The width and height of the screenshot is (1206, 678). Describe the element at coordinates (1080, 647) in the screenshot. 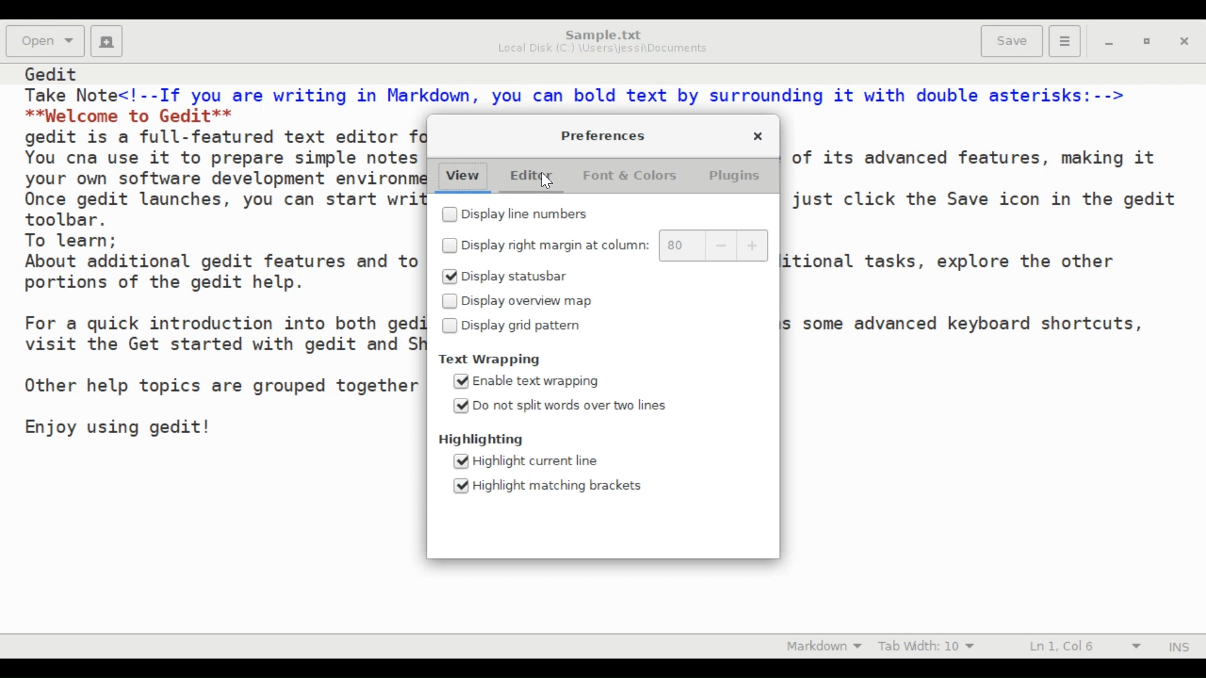

I see `Ln 1,  Col 6` at that location.